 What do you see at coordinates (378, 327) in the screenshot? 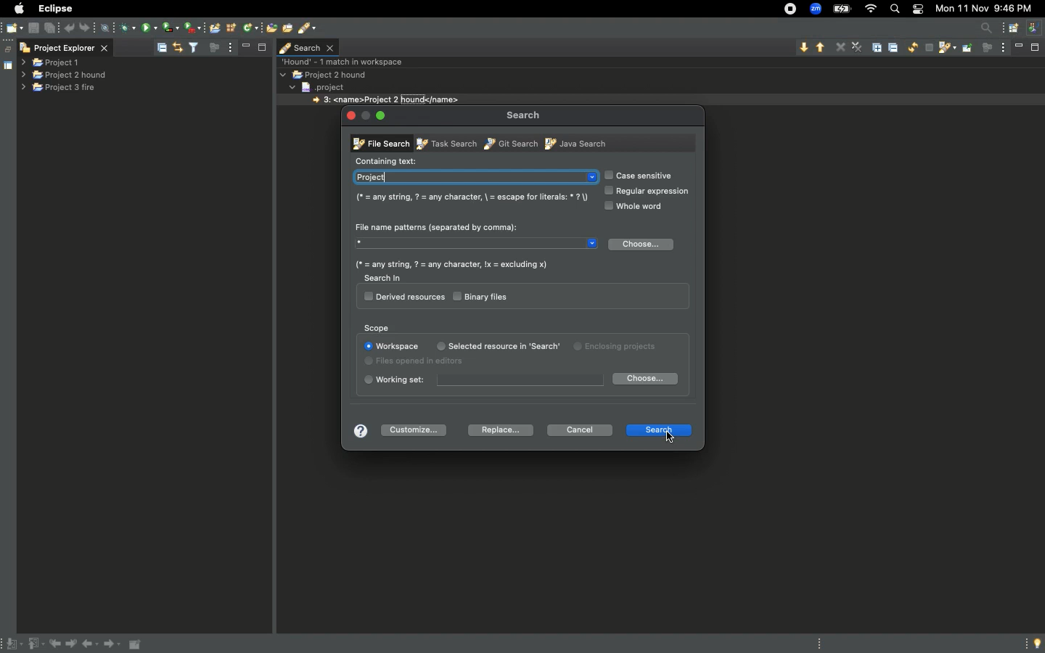
I see `Scope` at bounding box center [378, 327].